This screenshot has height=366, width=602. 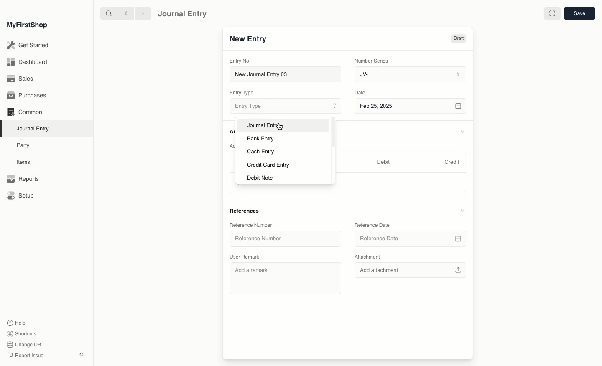 What do you see at coordinates (458, 39) in the screenshot?
I see `Draft` at bounding box center [458, 39].